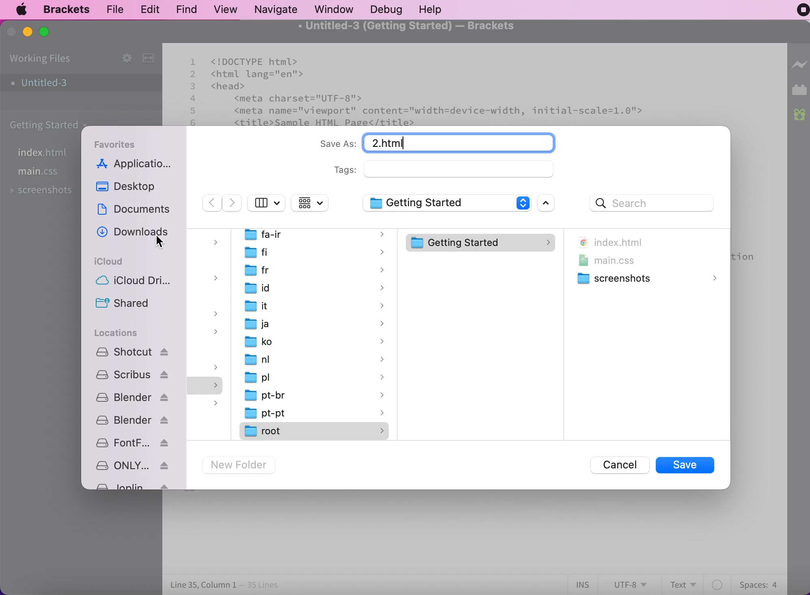 The height and width of the screenshot is (595, 810). Describe the element at coordinates (607, 260) in the screenshot. I see `main.css` at that location.